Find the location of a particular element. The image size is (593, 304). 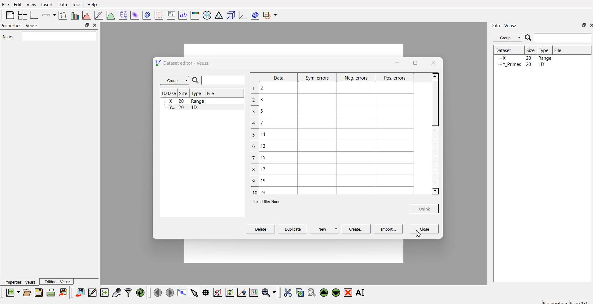

Ternary graph is located at coordinates (219, 15).